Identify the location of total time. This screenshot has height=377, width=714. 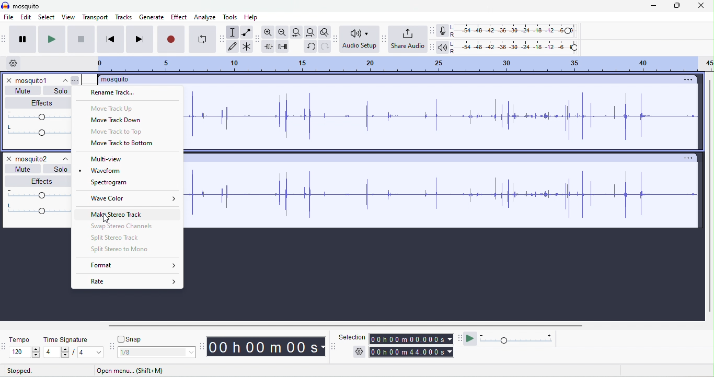
(412, 352).